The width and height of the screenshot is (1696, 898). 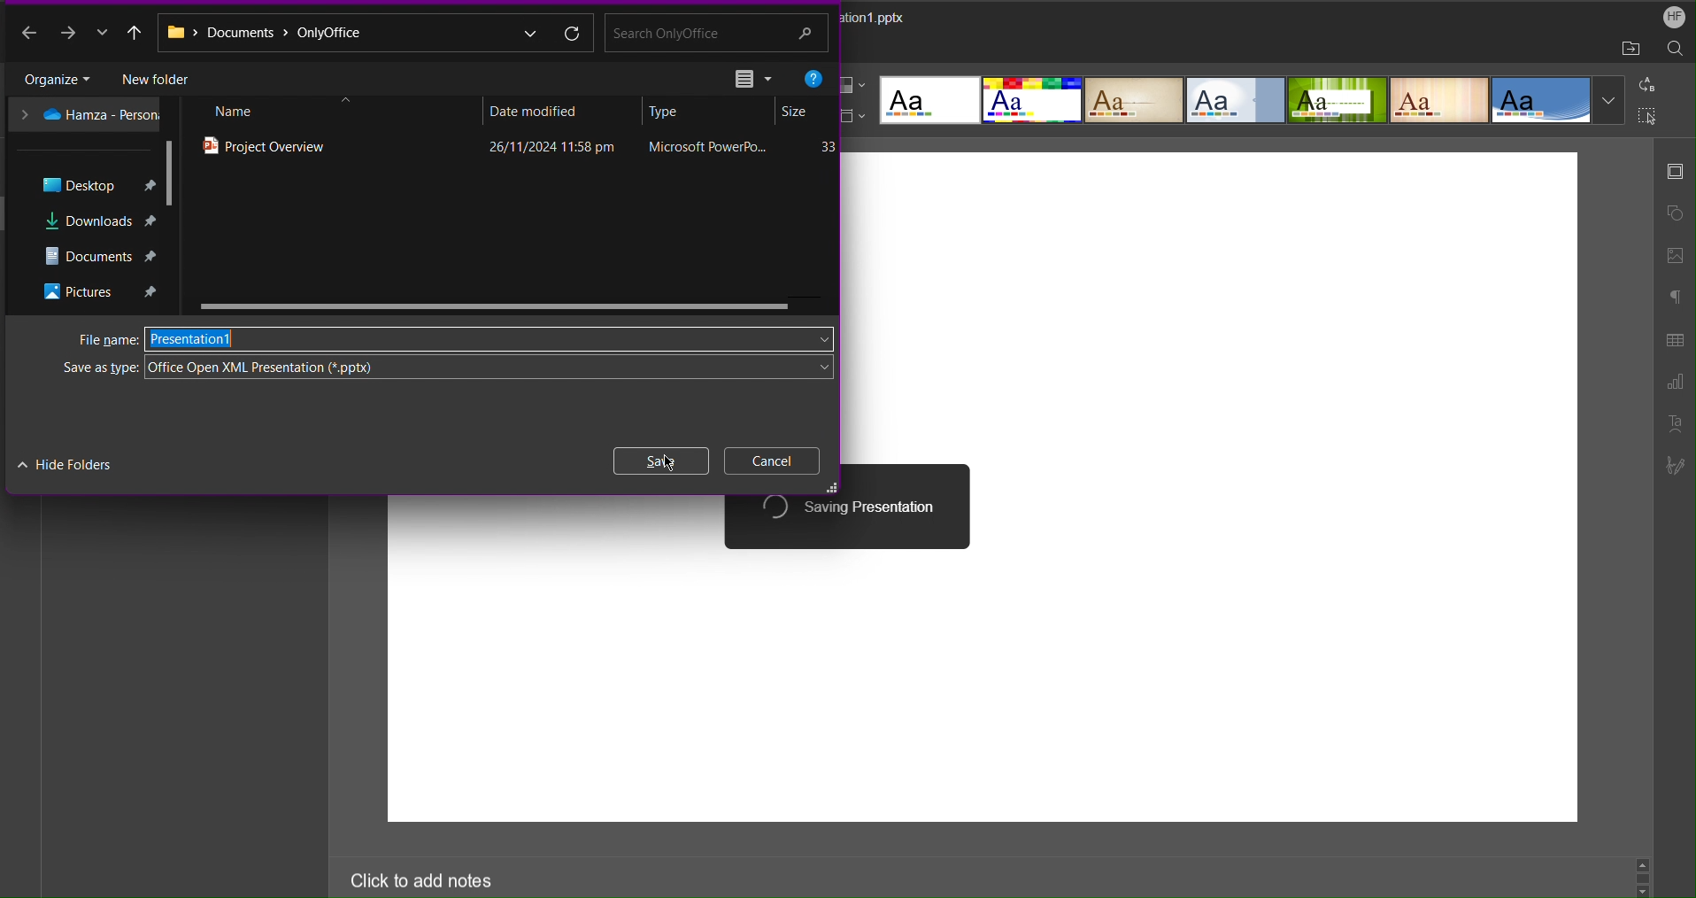 I want to click on Address bar, so click(x=376, y=34).